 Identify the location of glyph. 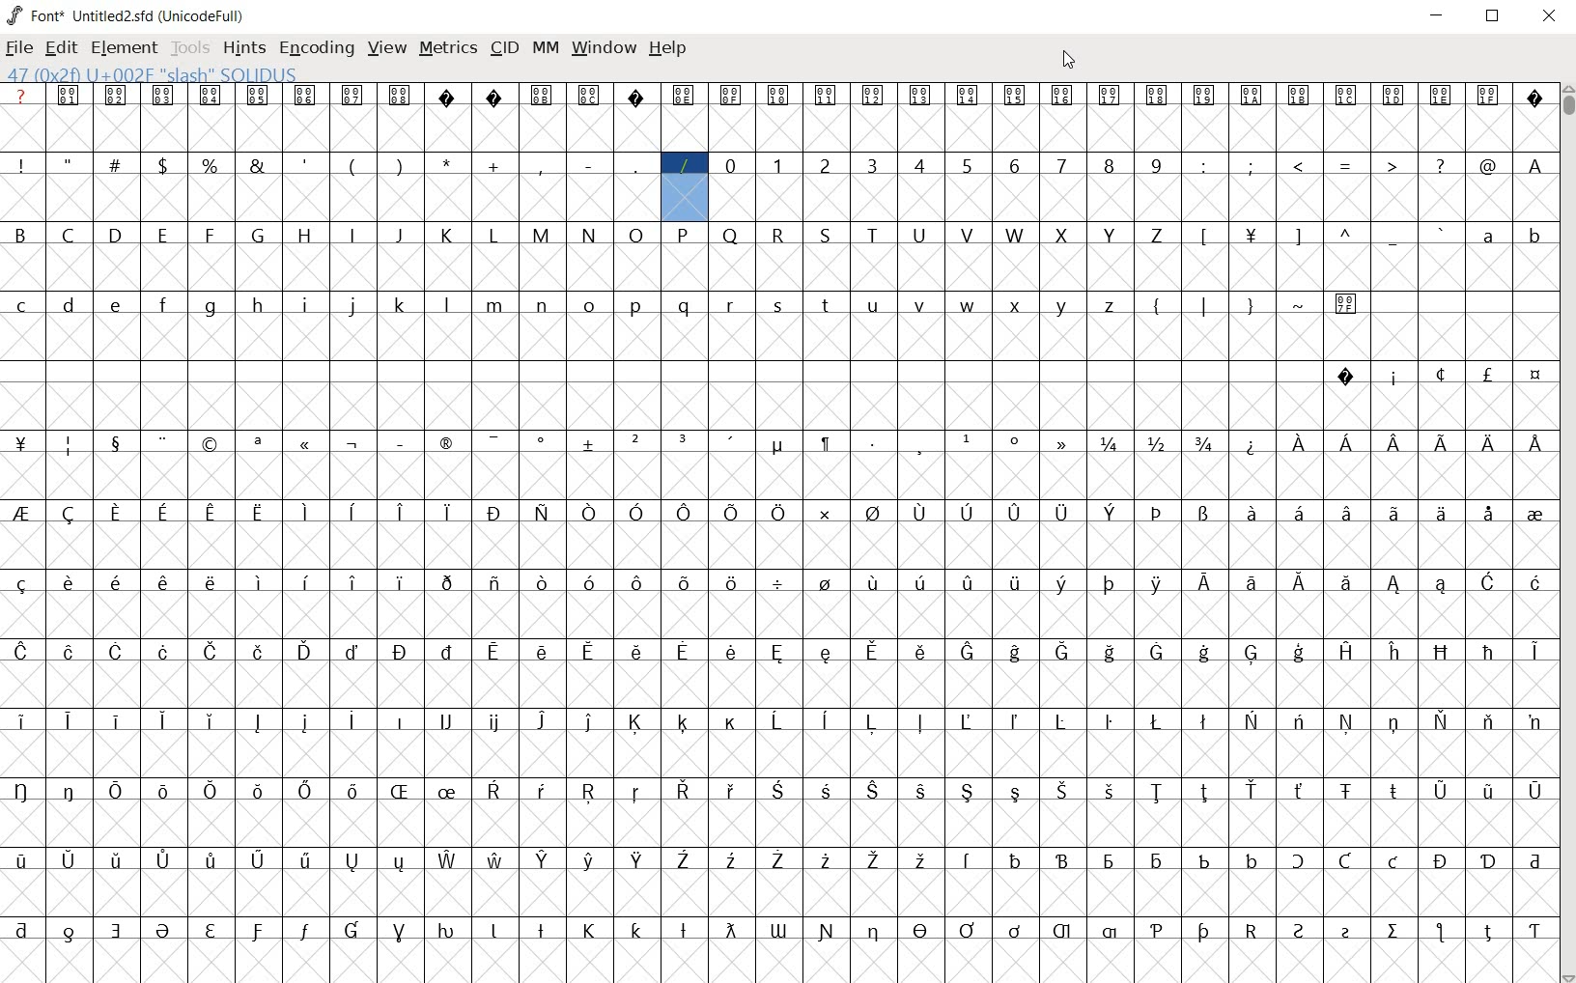
(1534, 792).